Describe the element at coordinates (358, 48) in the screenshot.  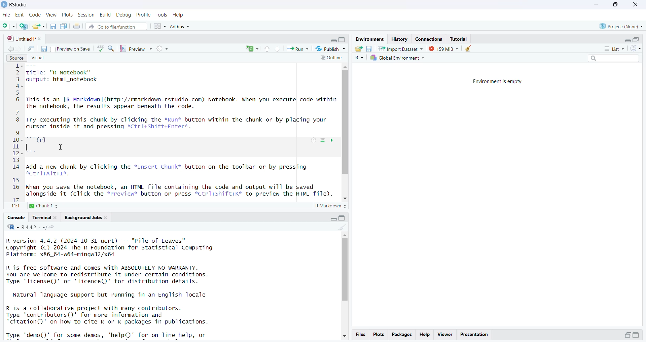
I see `load workspace` at that location.